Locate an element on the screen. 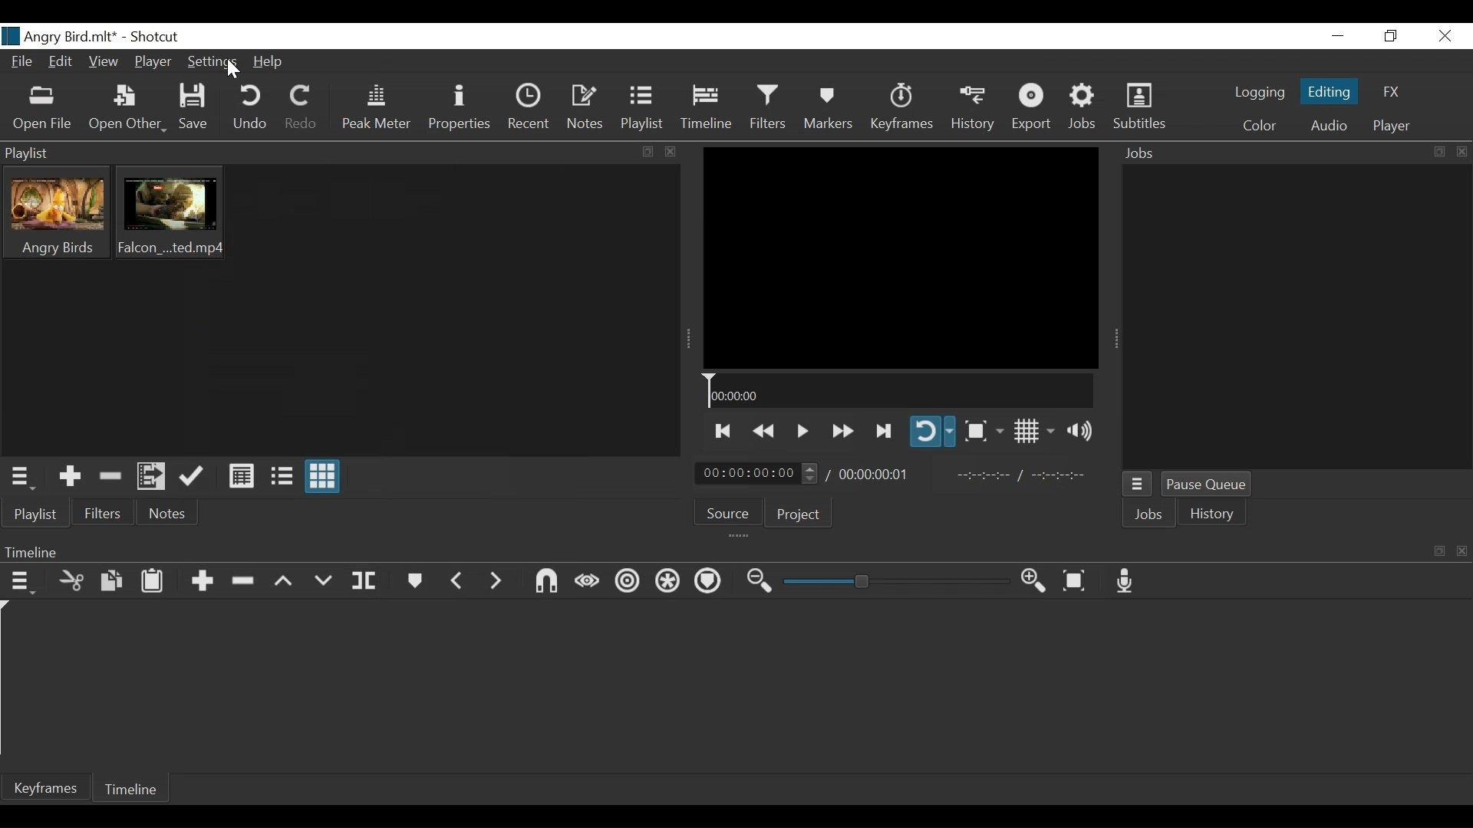 This screenshot has height=828, width=1473. Close is located at coordinates (1446, 37).